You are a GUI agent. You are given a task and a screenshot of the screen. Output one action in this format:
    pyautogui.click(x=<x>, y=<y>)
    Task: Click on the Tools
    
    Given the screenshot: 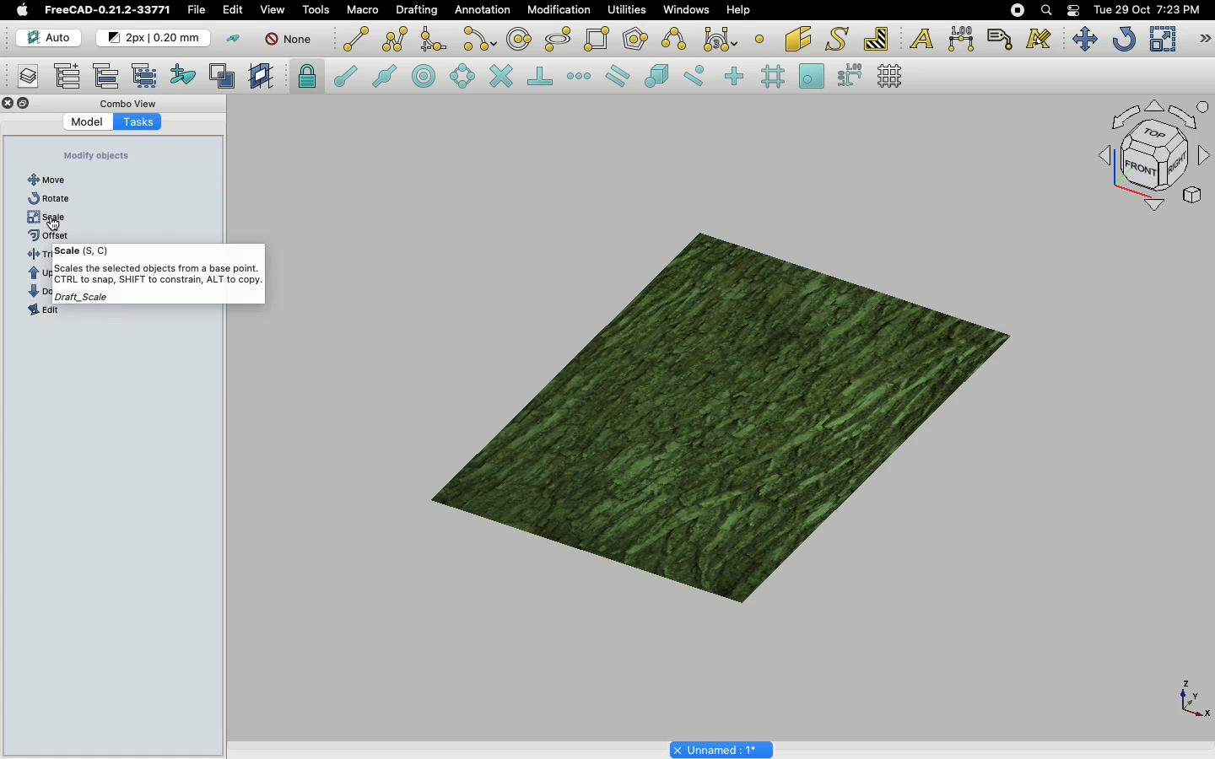 What is the action you would take?
    pyautogui.click(x=318, y=10)
    